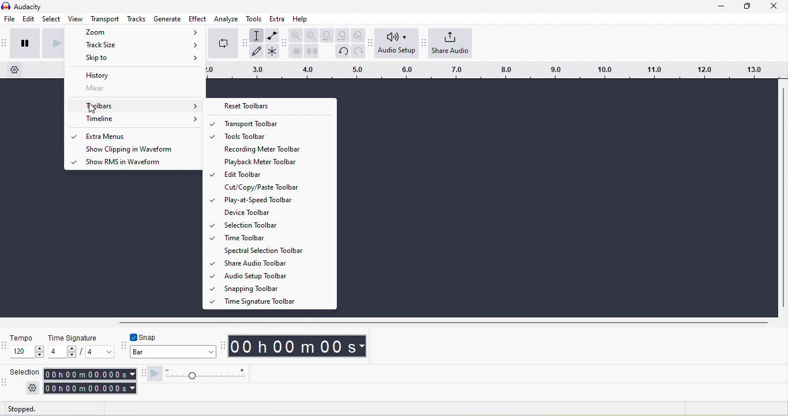  I want to click on Share audio toolbar, so click(276, 263).